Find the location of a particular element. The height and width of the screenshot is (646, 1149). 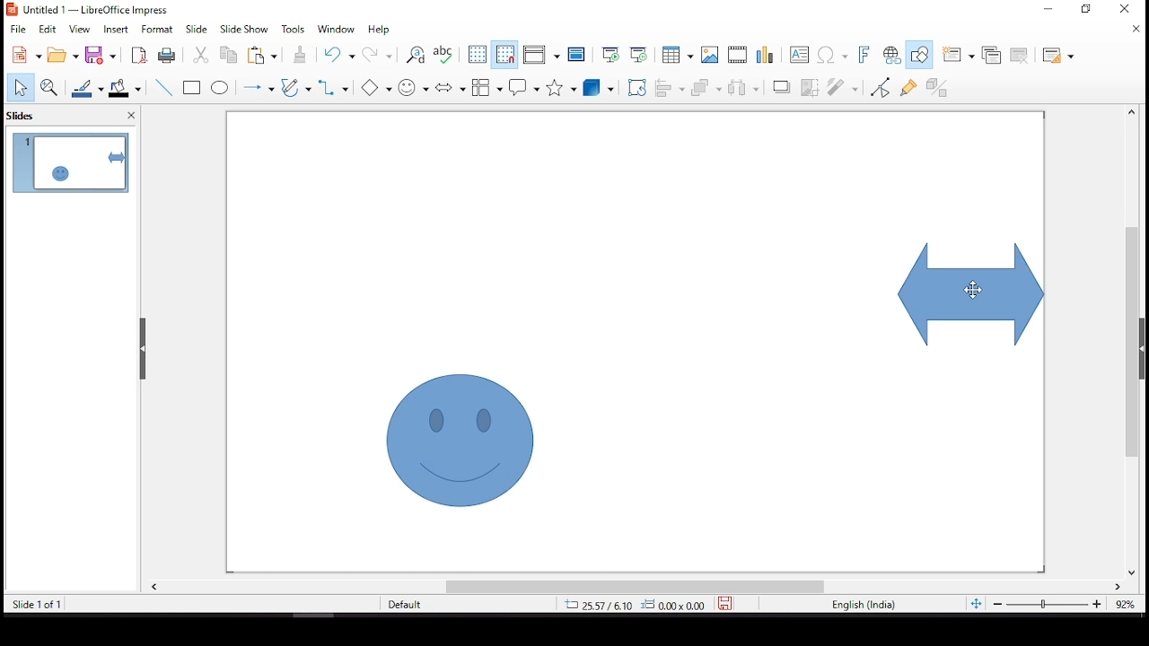

drag handle is located at coordinates (145, 349).